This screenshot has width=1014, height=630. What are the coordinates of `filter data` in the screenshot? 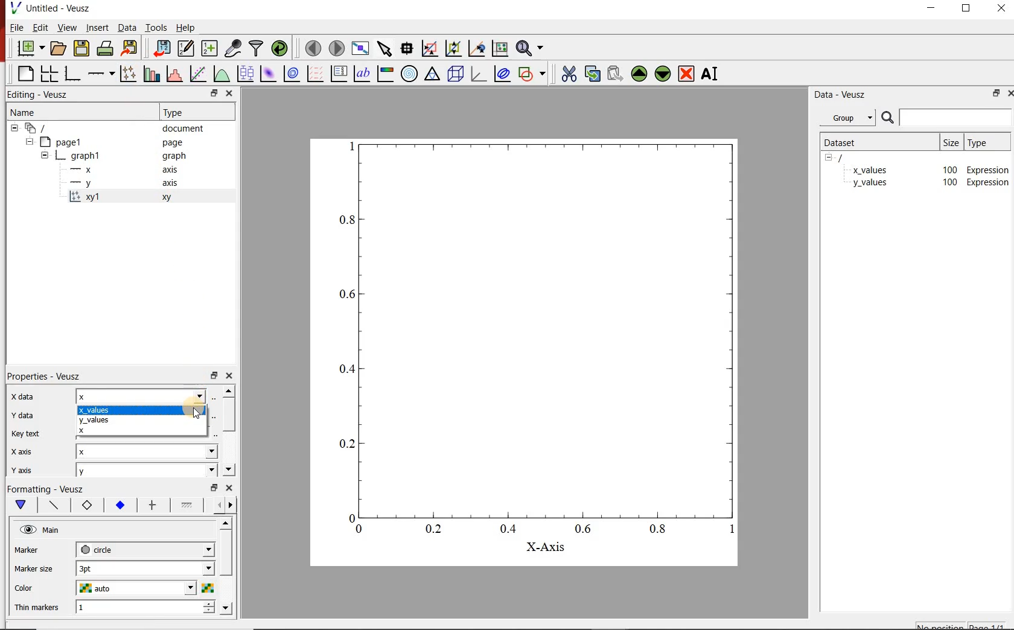 It's located at (257, 48).